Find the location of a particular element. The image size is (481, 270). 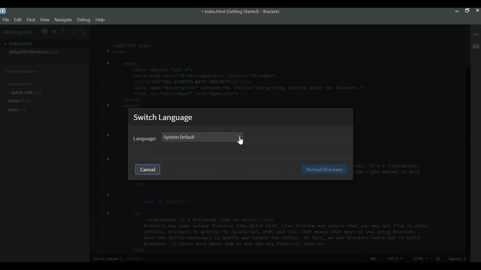

Edit is located at coordinates (18, 20).